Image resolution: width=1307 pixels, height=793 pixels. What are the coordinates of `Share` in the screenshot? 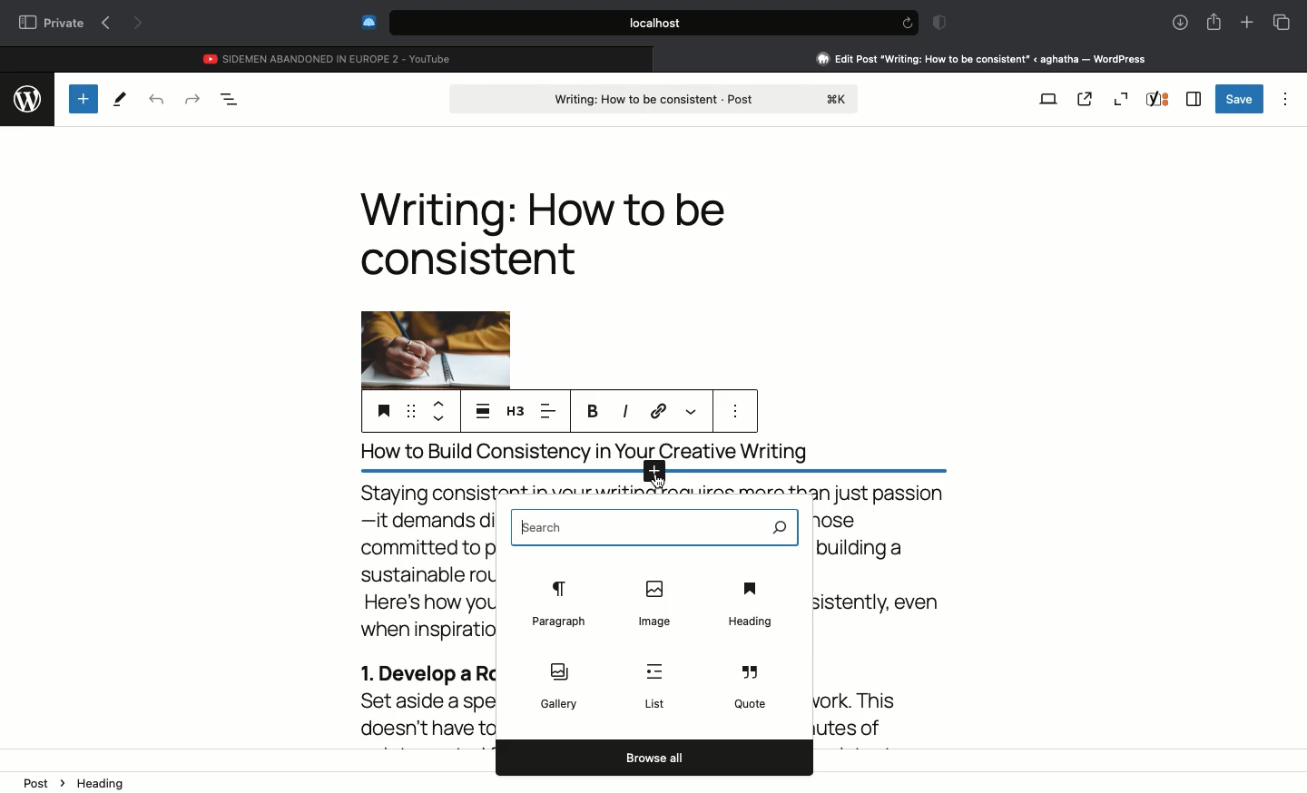 It's located at (1214, 20).